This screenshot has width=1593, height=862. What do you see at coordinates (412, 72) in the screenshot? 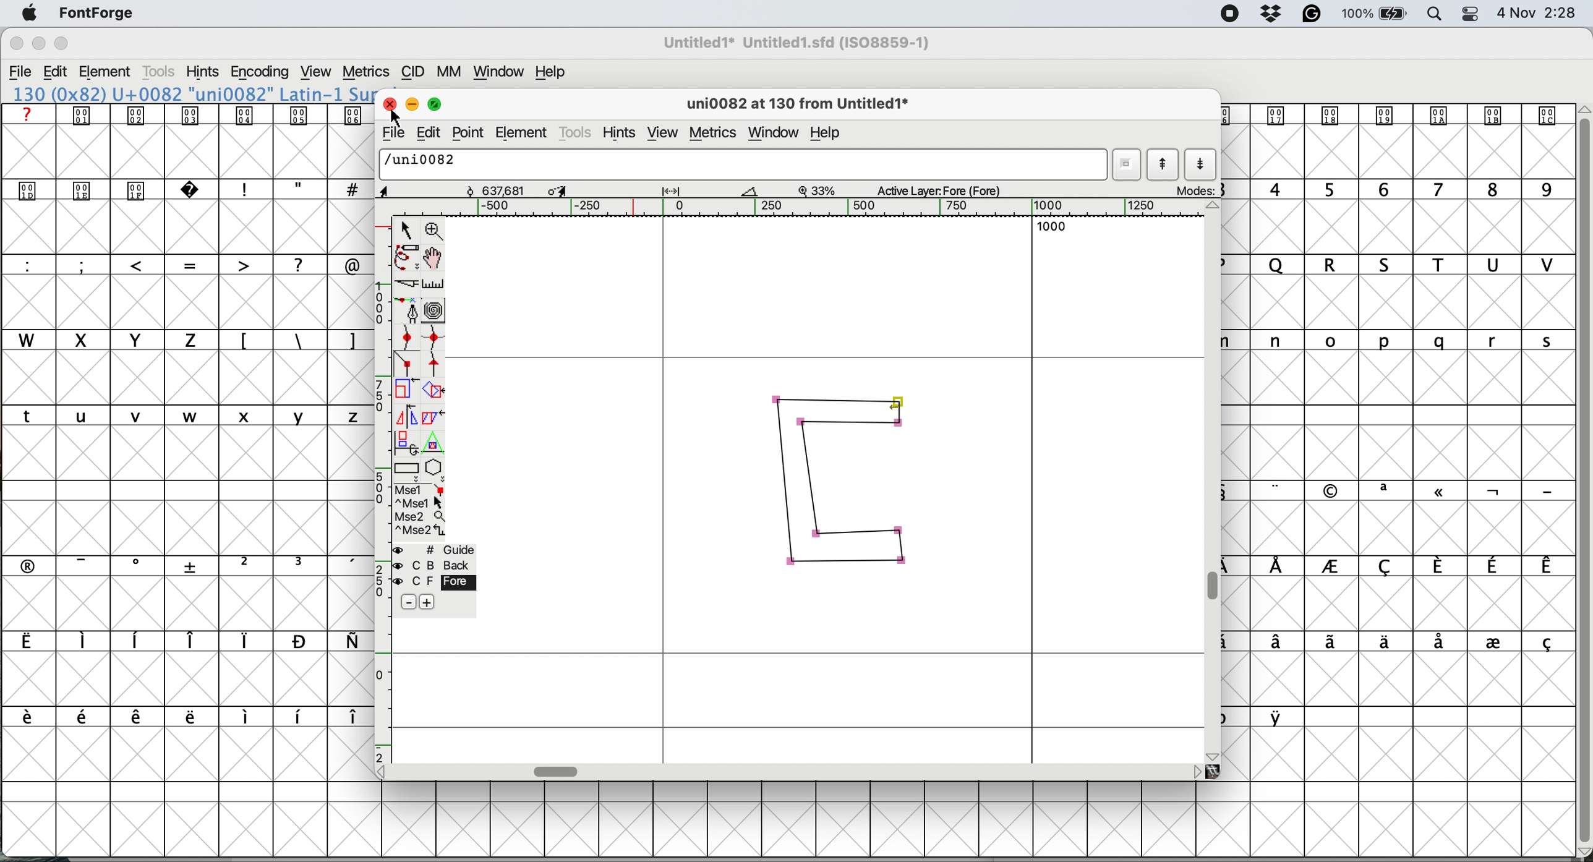
I see `cid` at bounding box center [412, 72].